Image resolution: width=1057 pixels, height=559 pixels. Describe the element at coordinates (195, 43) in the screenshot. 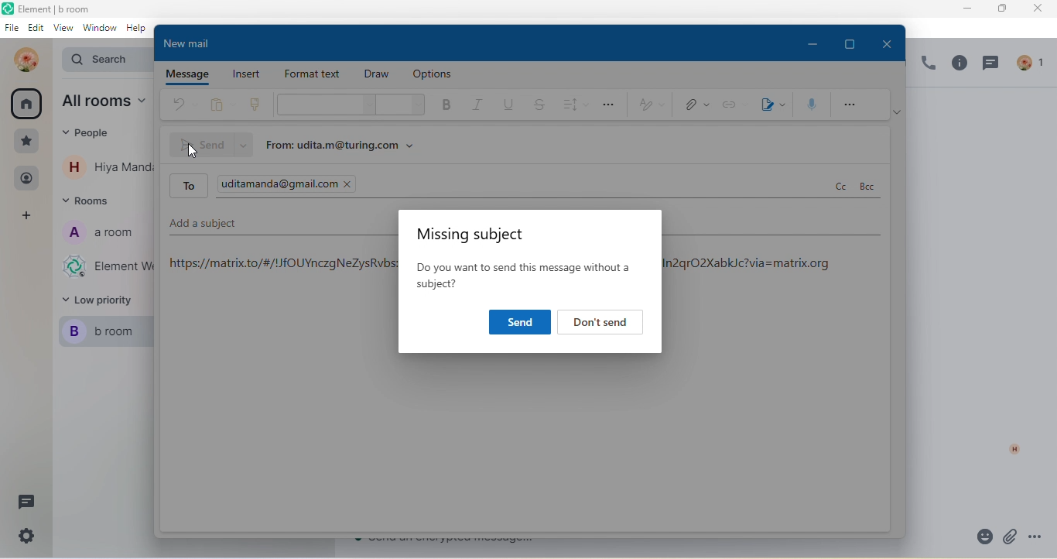

I see `new mail` at that location.